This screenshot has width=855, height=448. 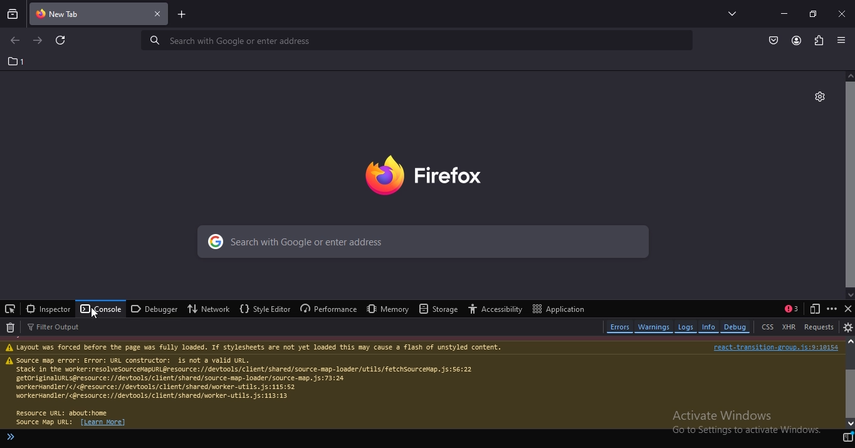 I want to click on errors, so click(x=620, y=327).